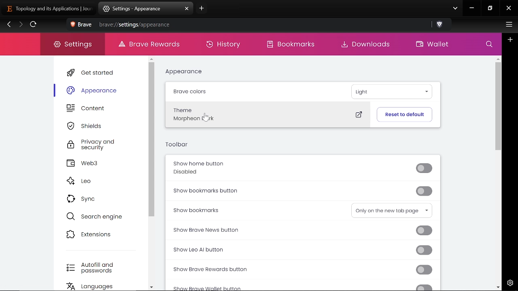 This screenshot has width=518, height=291. Describe the element at coordinates (178, 144) in the screenshot. I see `Toolbar` at that location.